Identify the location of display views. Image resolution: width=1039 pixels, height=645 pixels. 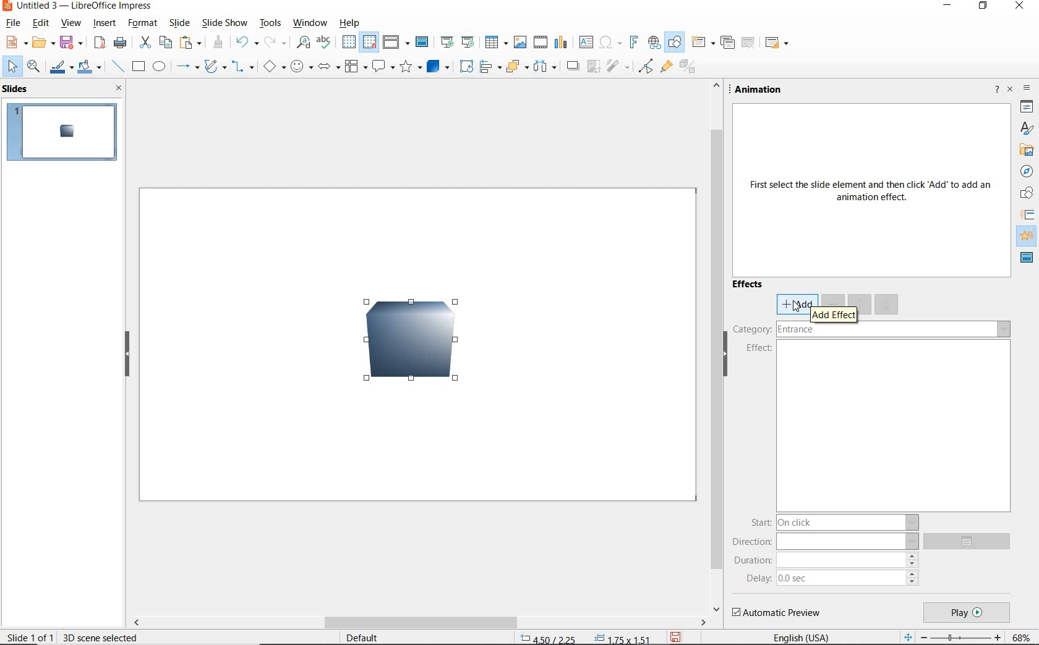
(396, 42).